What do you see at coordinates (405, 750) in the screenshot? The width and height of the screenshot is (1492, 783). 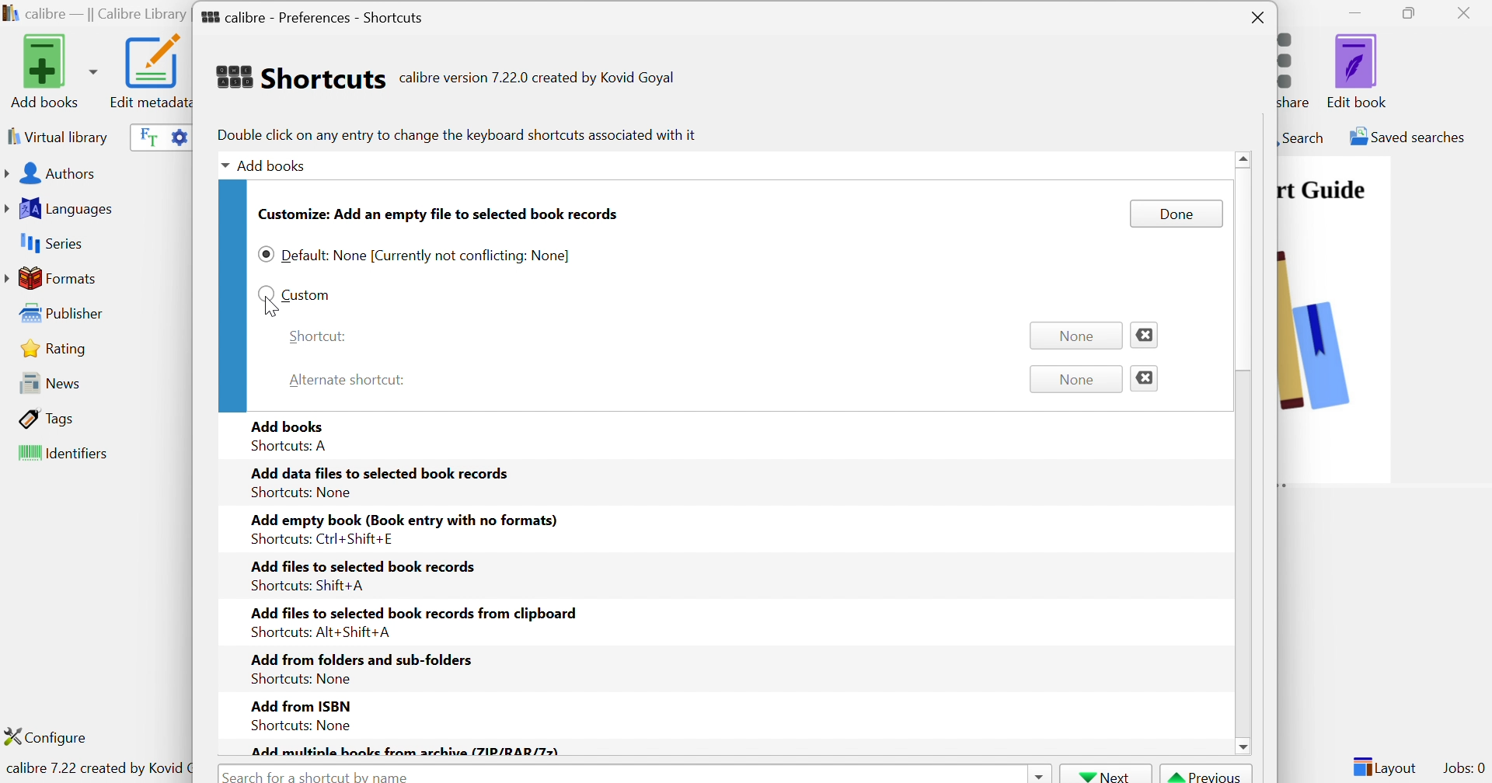 I see `Add multiple books from archive (ZIP/RAR/Z)` at bounding box center [405, 750].